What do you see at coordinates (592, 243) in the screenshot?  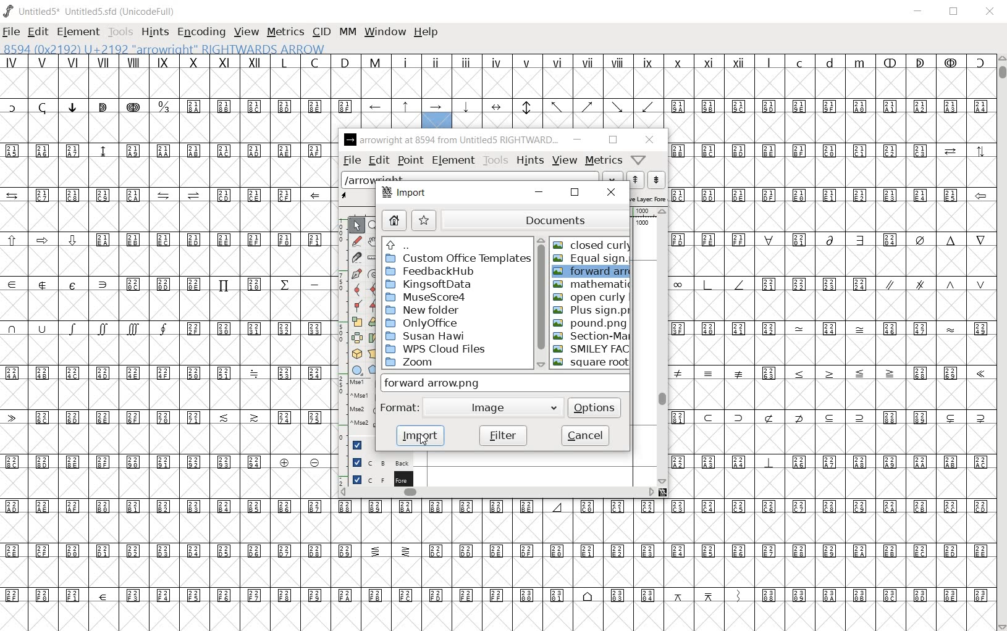 I see `closed curly` at bounding box center [592, 243].